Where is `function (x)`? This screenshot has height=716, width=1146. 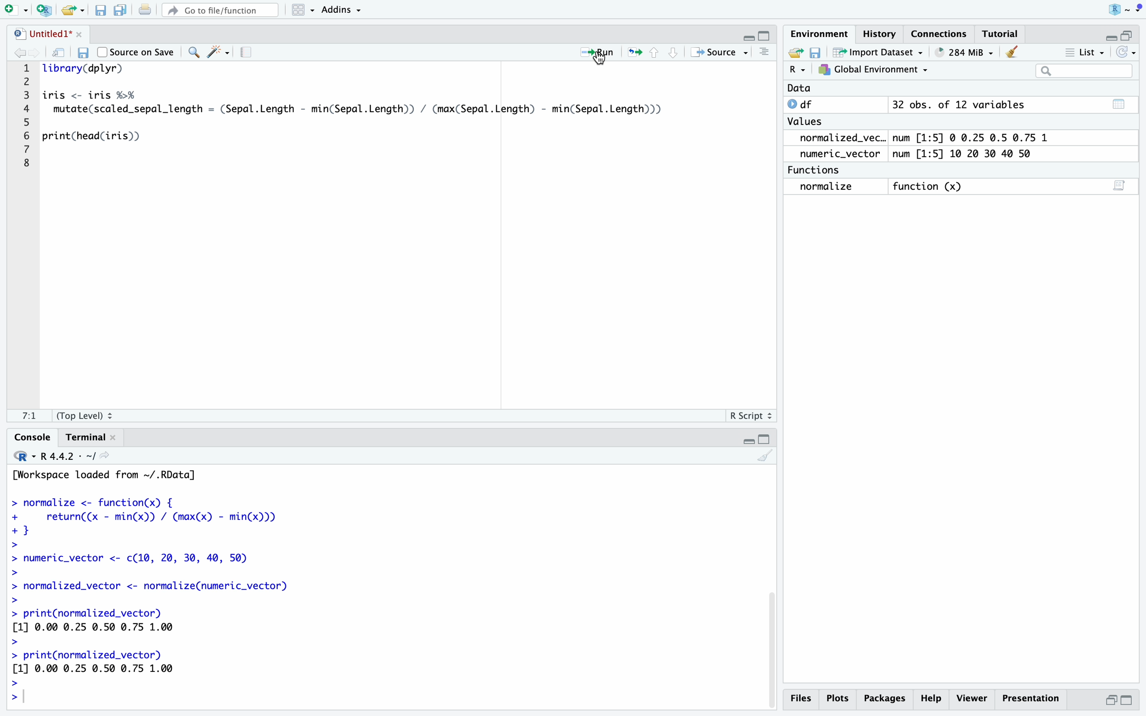 function (x) is located at coordinates (931, 187).